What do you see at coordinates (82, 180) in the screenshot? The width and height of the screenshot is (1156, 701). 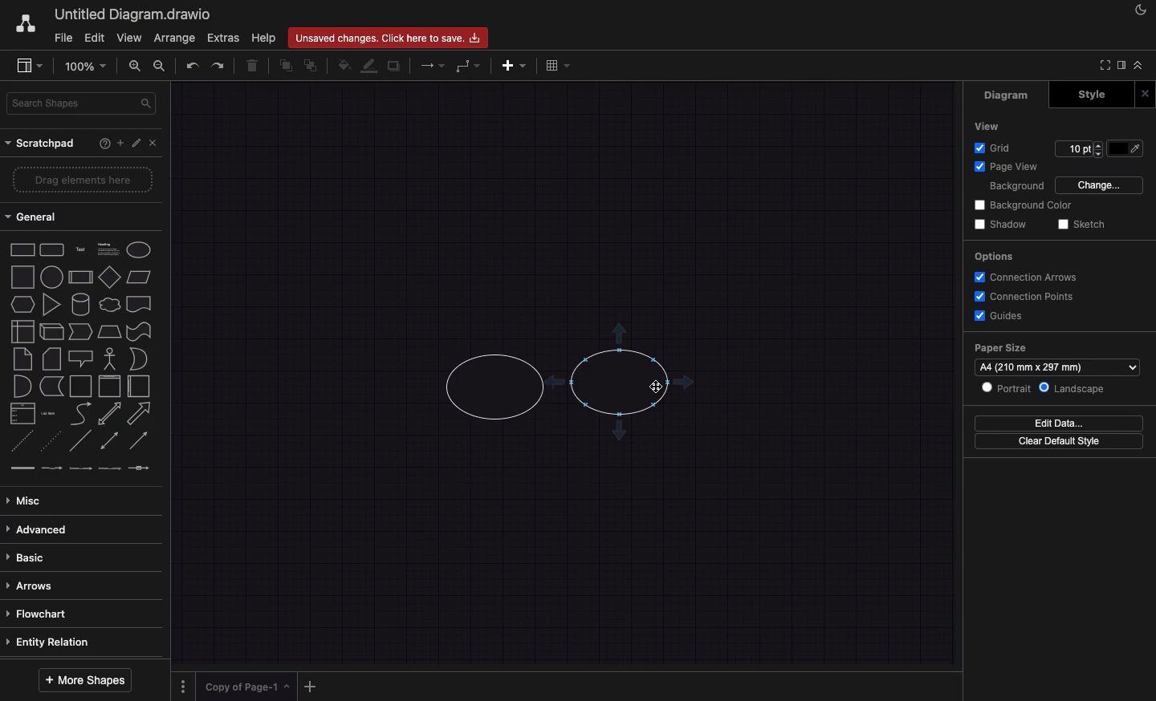 I see `drag elements here` at bounding box center [82, 180].